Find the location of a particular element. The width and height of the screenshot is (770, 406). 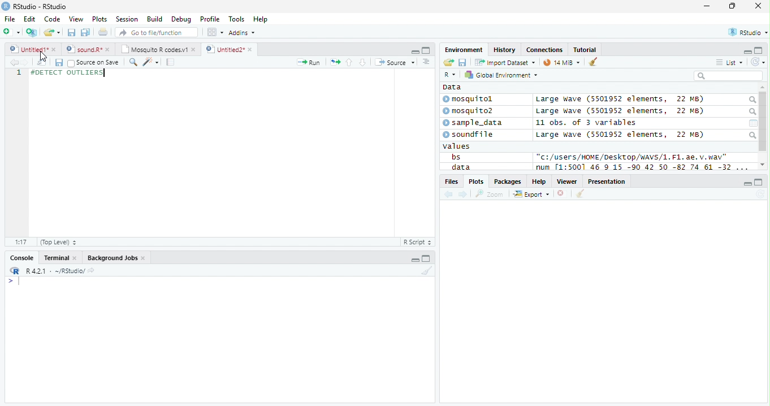

data is located at coordinates (460, 167).